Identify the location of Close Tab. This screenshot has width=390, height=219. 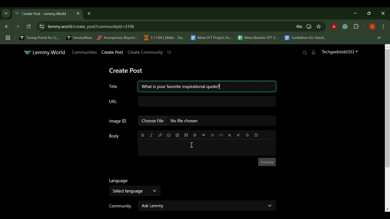
(77, 13).